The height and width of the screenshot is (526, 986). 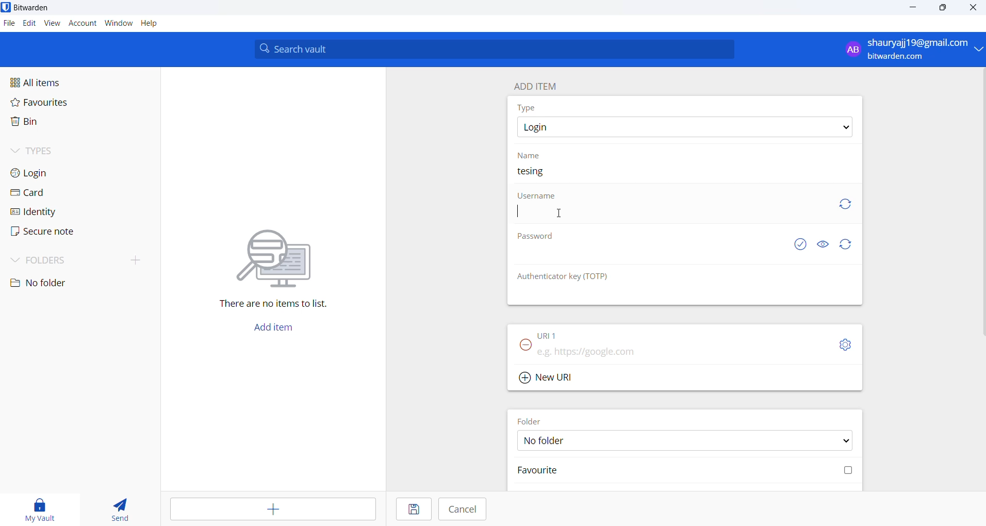 I want to click on toggle options, so click(x=845, y=344).